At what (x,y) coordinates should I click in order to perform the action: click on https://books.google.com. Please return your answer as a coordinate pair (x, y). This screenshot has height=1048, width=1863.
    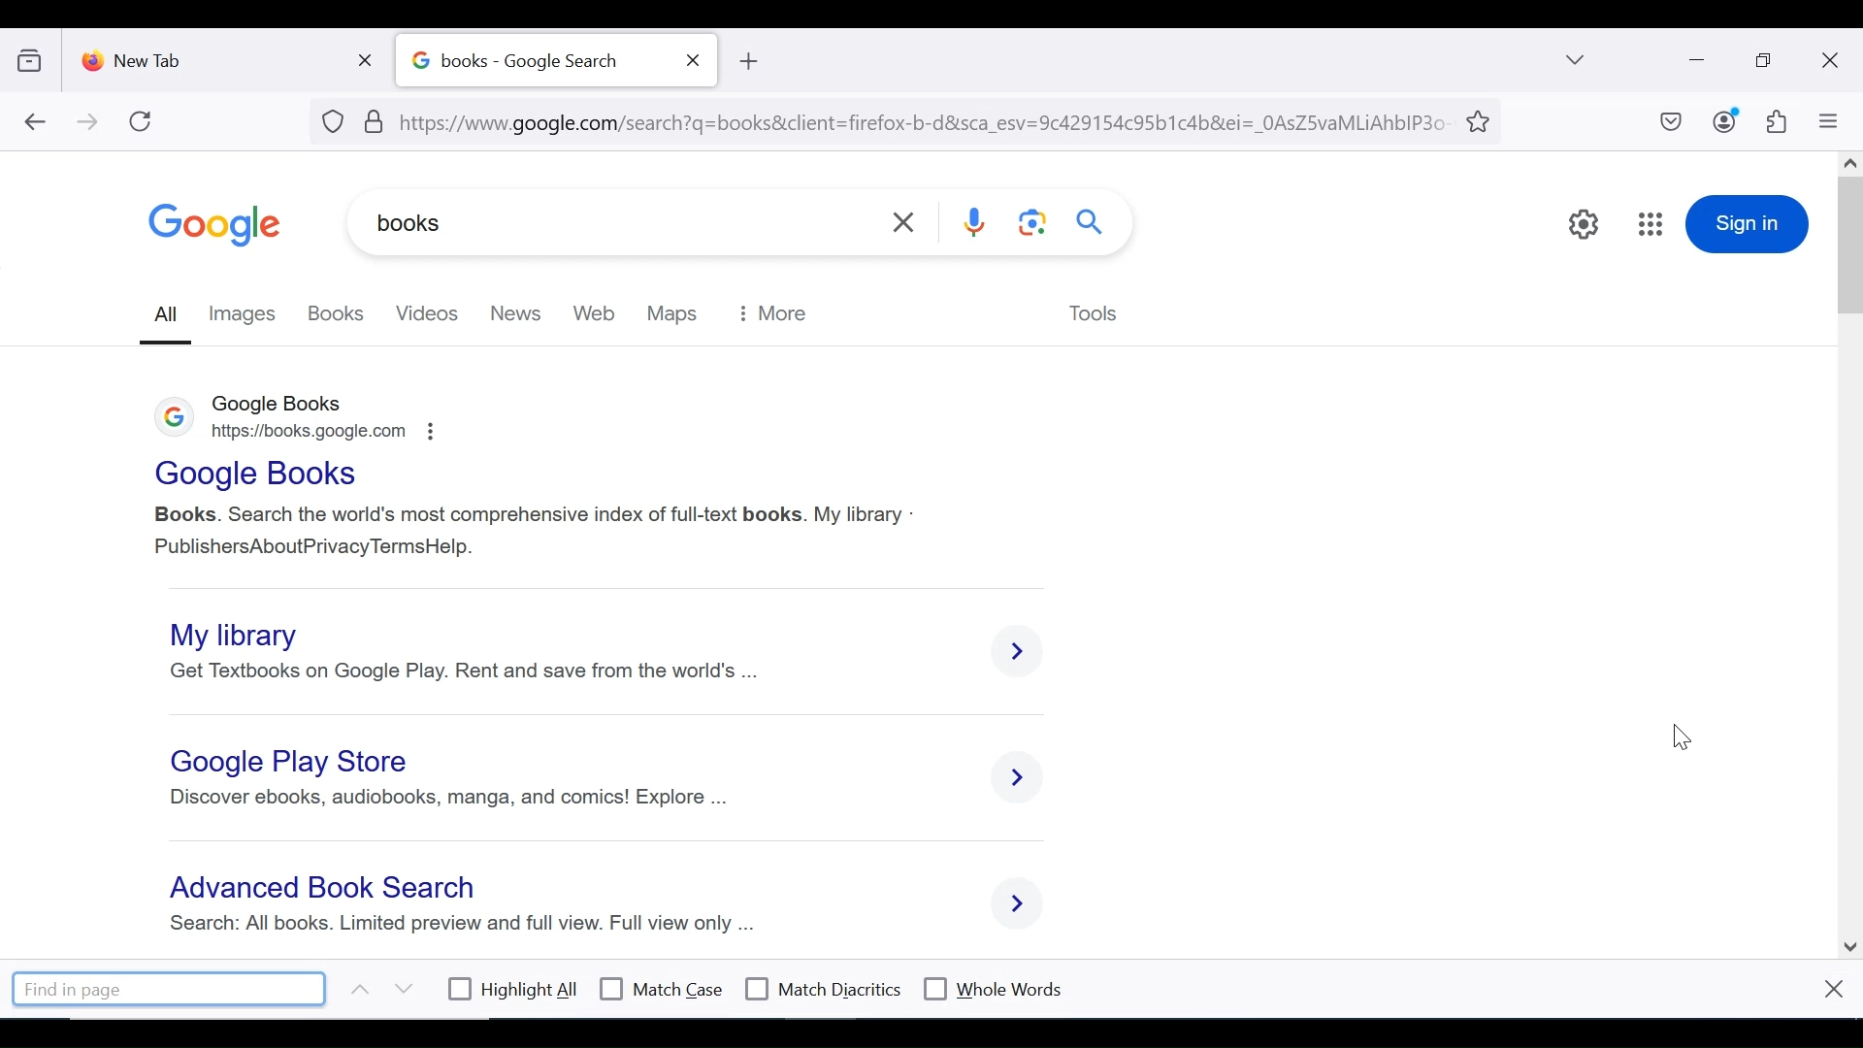
    Looking at the image, I should click on (326, 431).